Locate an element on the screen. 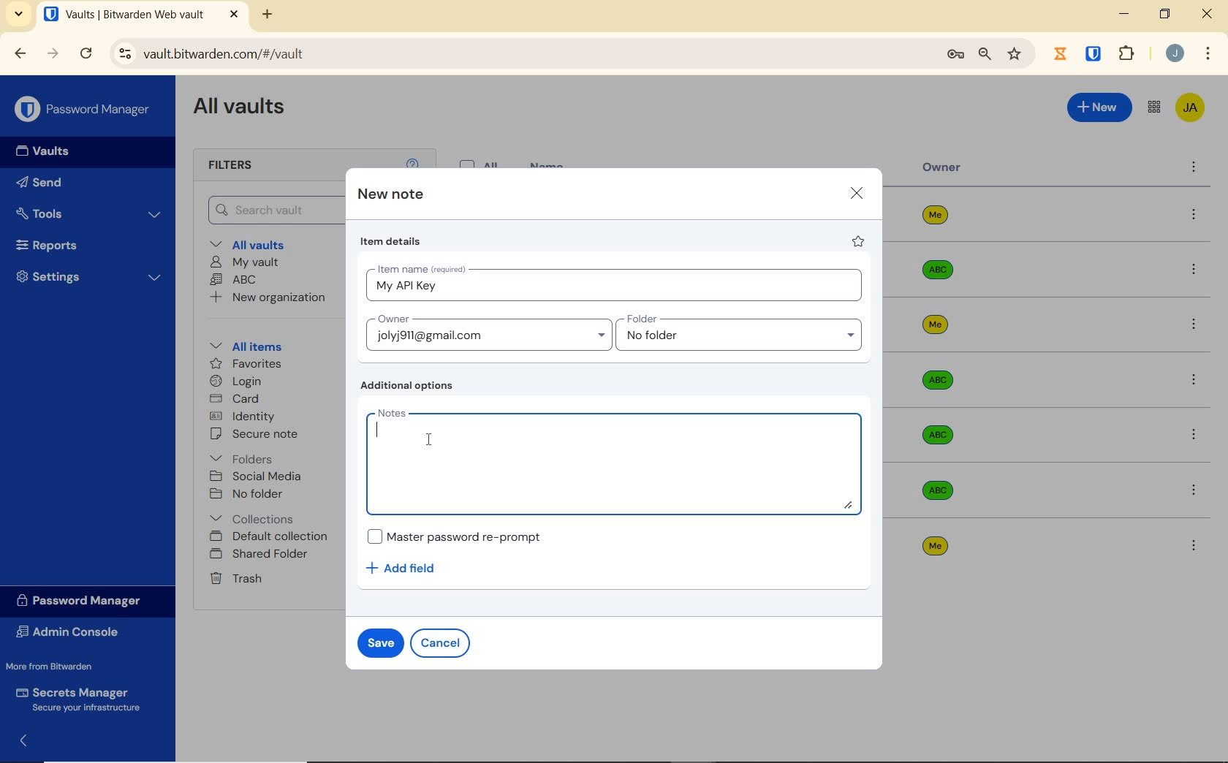 The height and width of the screenshot is (763, 1228). item details is located at coordinates (391, 243).